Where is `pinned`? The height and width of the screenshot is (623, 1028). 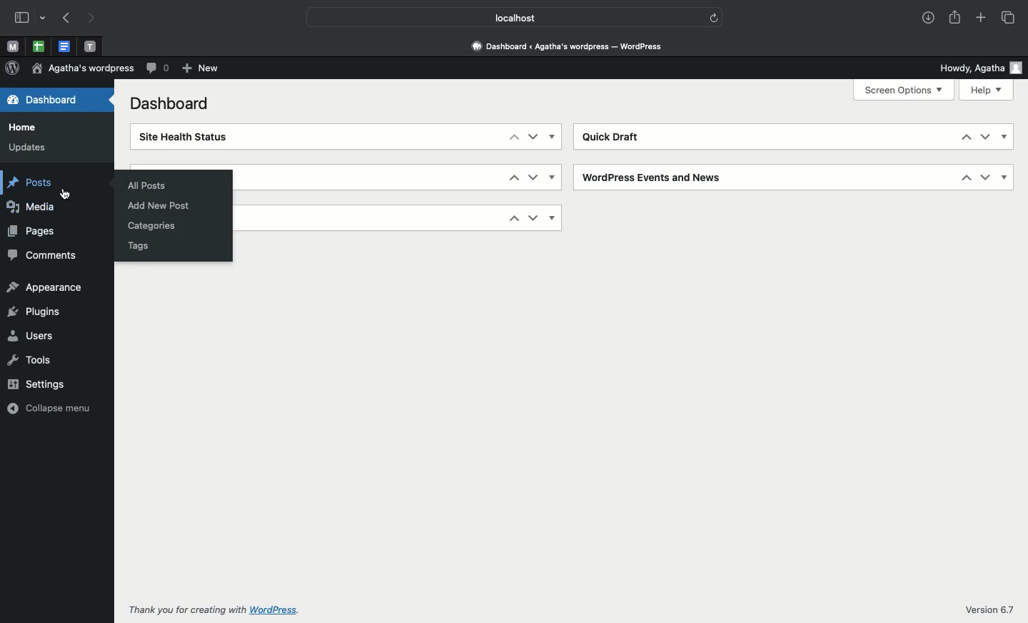 pinned is located at coordinates (41, 47).